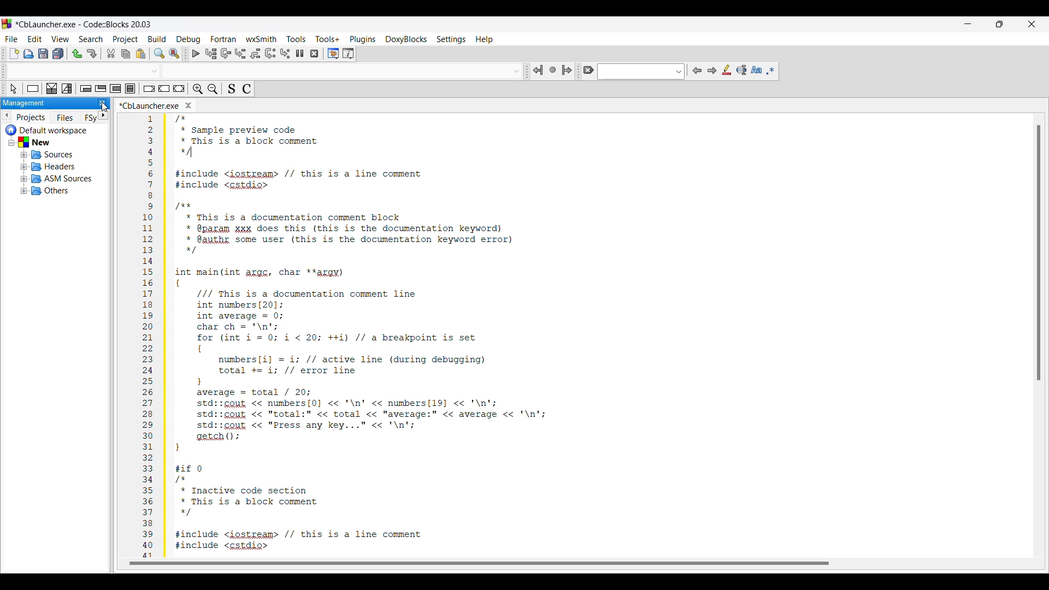 The image size is (1049, 590). I want to click on Horizontal slide bar, so click(480, 563).